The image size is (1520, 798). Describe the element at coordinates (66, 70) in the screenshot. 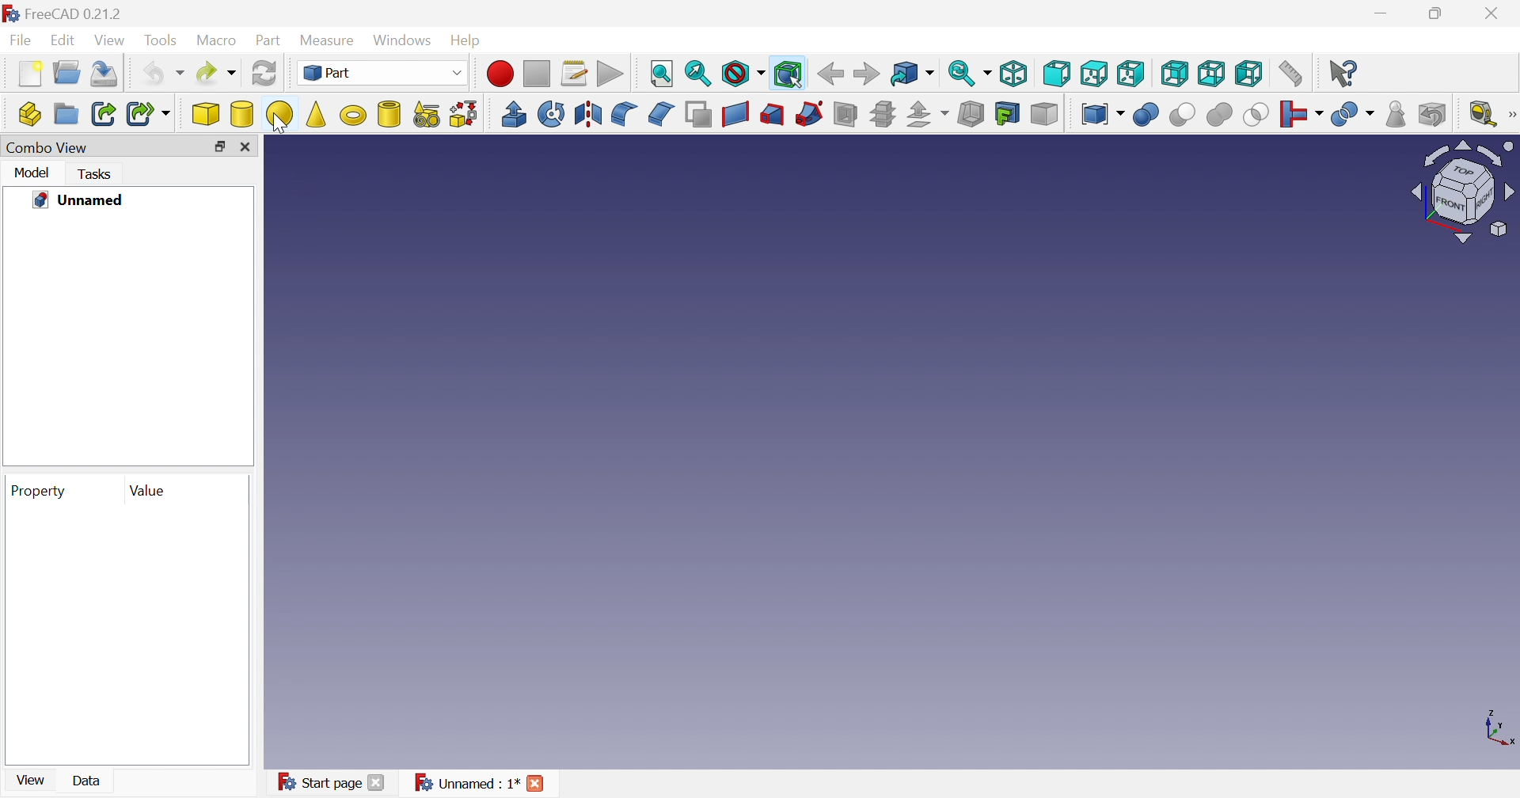

I see `Open` at that location.